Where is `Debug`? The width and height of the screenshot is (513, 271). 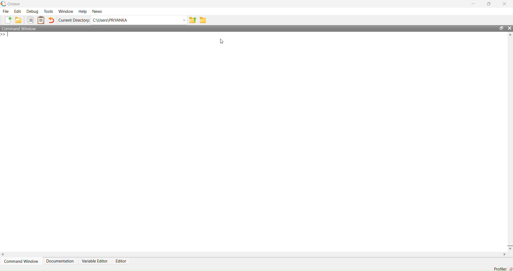 Debug is located at coordinates (33, 12).